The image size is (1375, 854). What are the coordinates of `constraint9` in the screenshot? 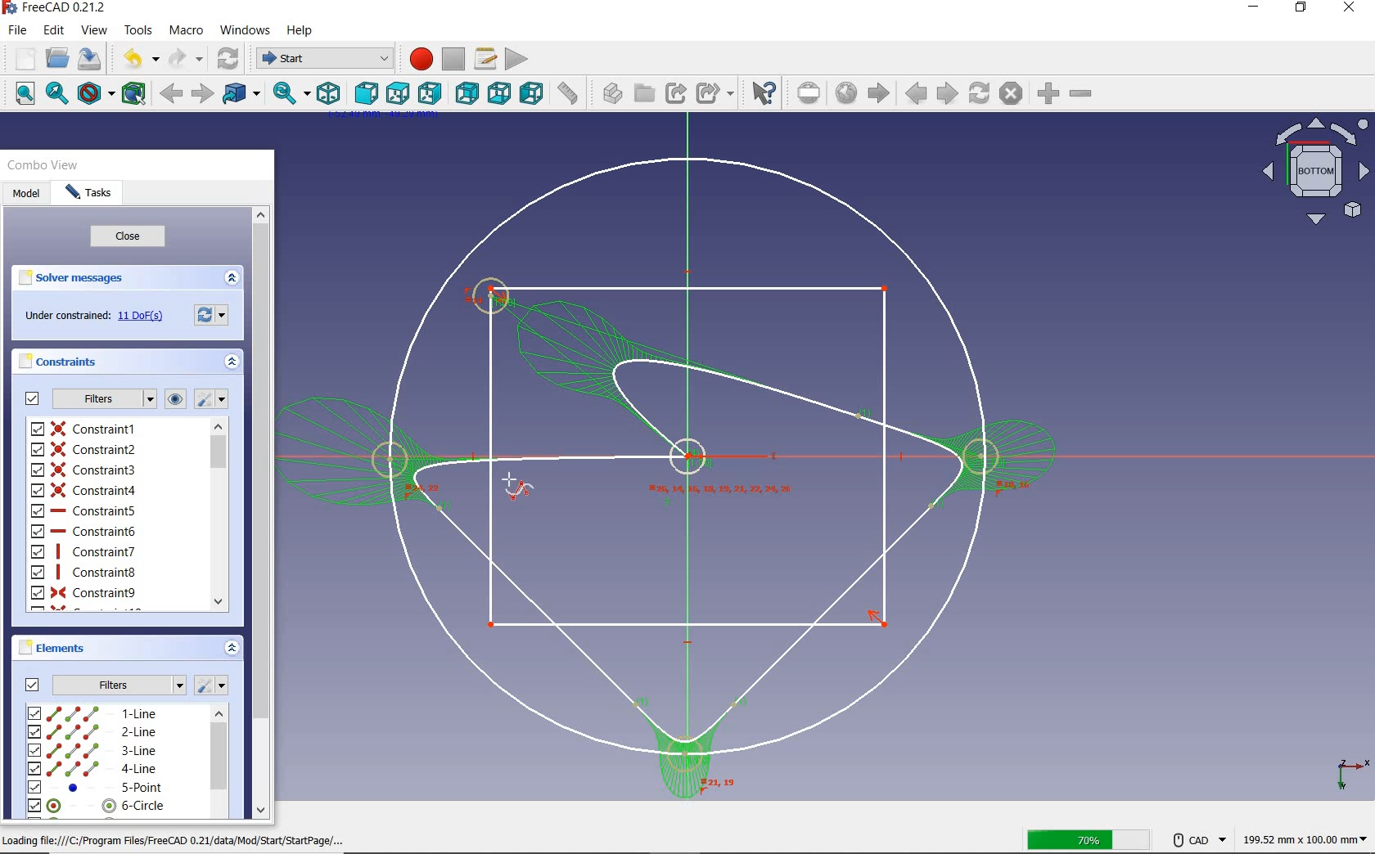 It's located at (84, 593).